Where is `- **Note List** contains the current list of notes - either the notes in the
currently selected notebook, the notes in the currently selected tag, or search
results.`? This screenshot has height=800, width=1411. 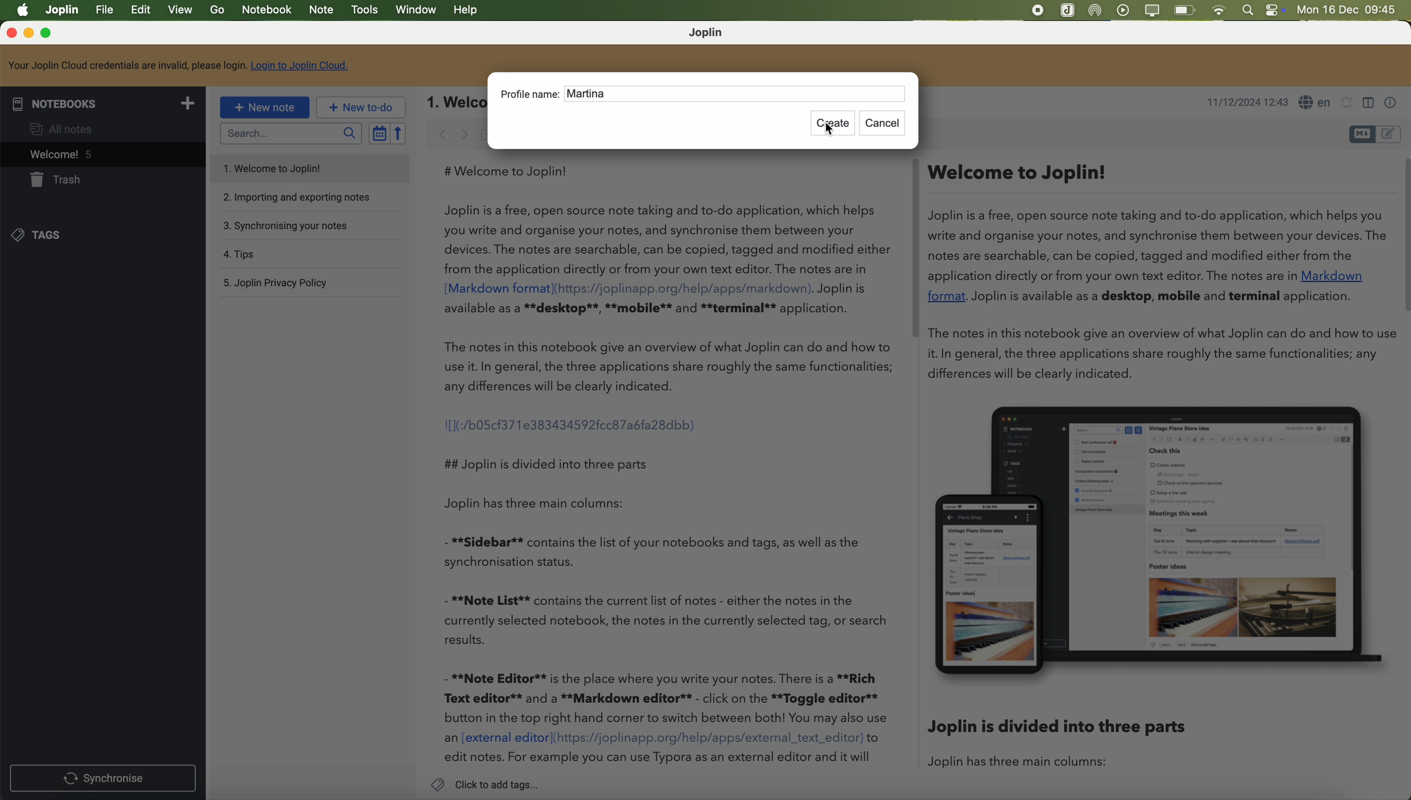 - **Note List** contains the current list of notes - either the notes in the
currently selected notebook, the notes in the currently selected tag, or search
results. is located at coordinates (668, 620).